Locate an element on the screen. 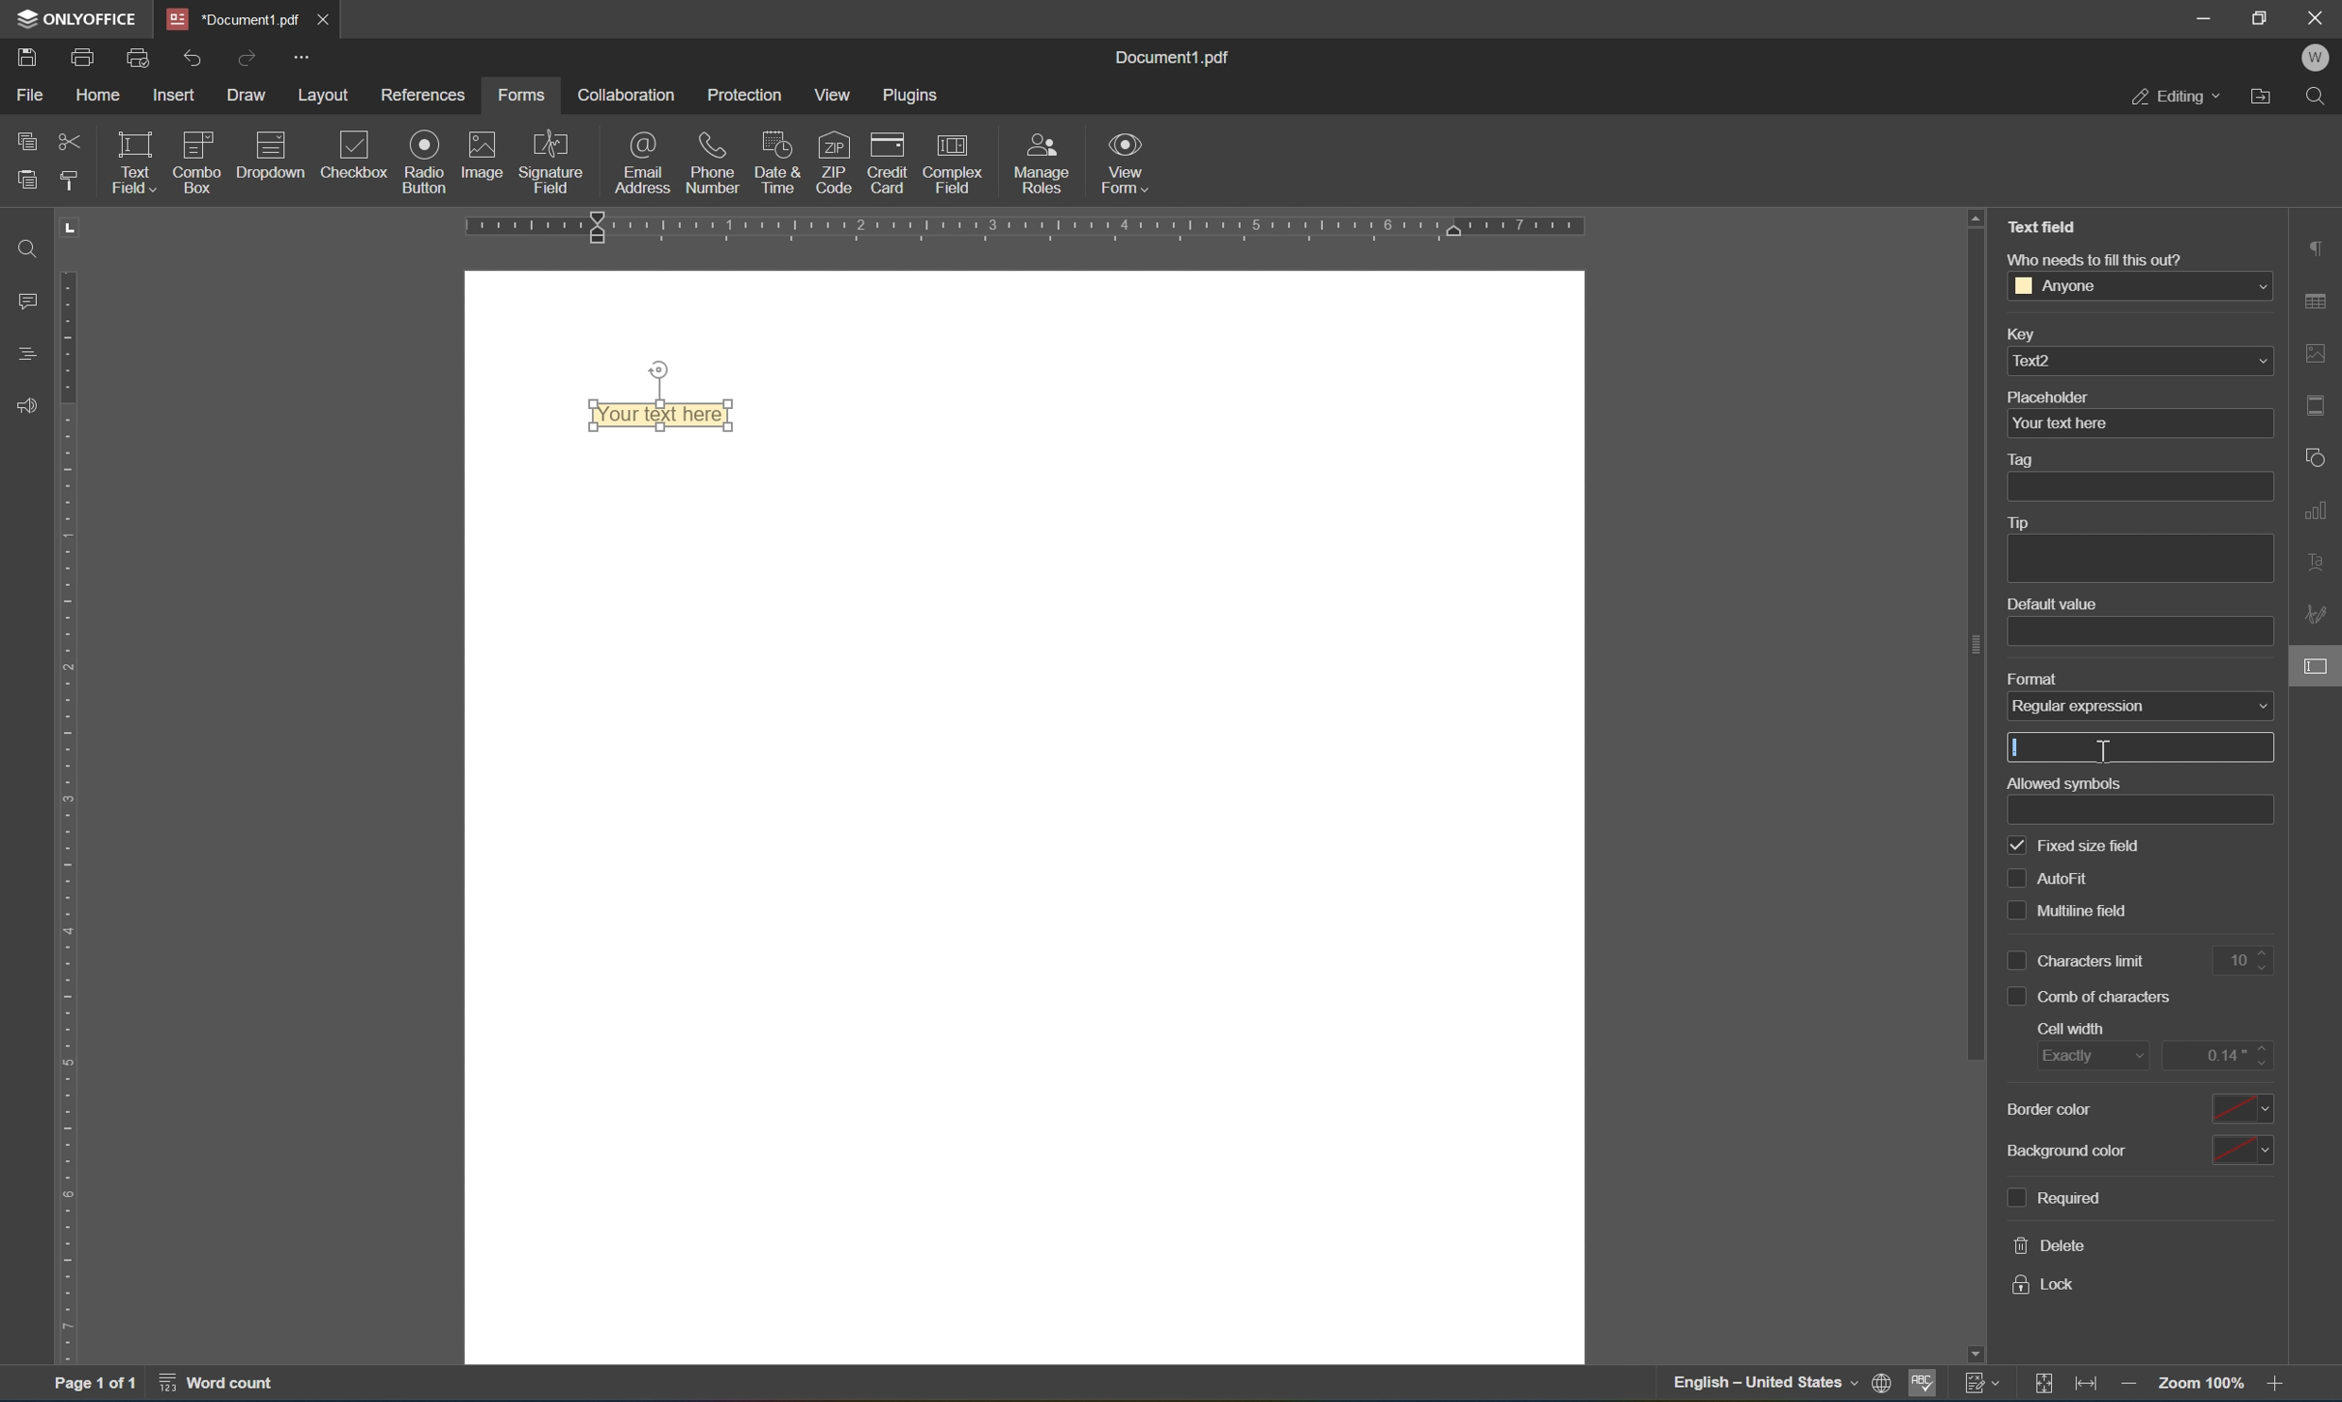 The image size is (2342, 1402). text2 is located at coordinates (2136, 361).